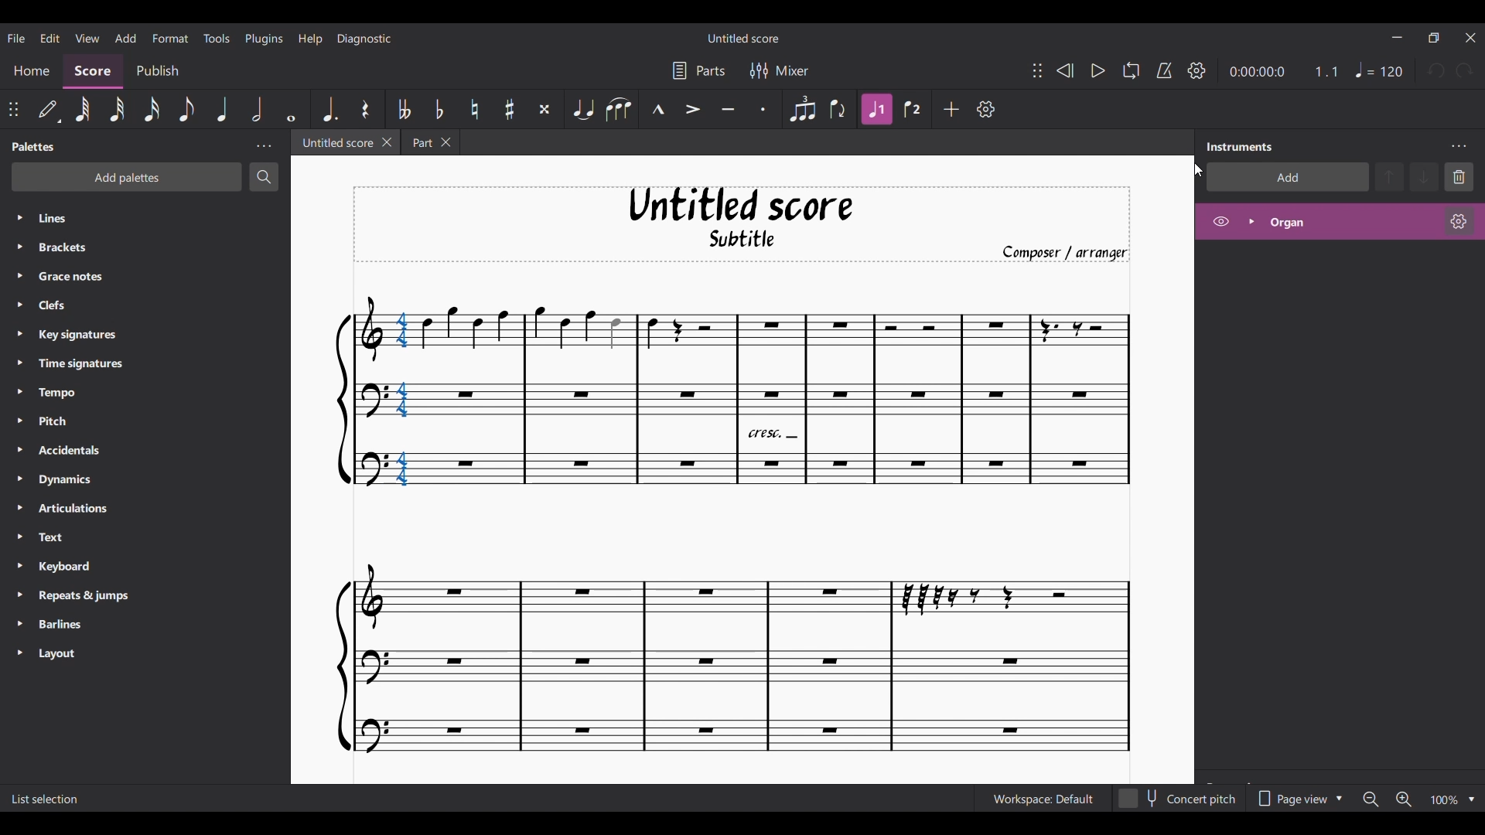  I want to click on View menu, so click(87, 37).